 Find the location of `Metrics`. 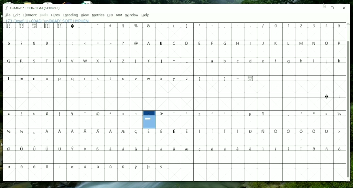

Metrics is located at coordinates (98, 15).